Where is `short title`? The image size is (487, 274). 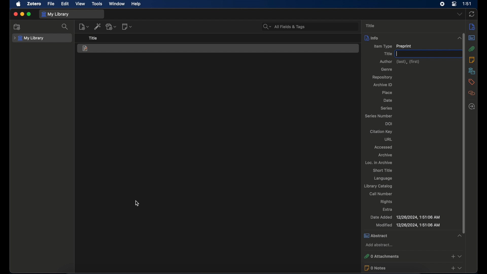
short title is located at coordinates (383, 170).